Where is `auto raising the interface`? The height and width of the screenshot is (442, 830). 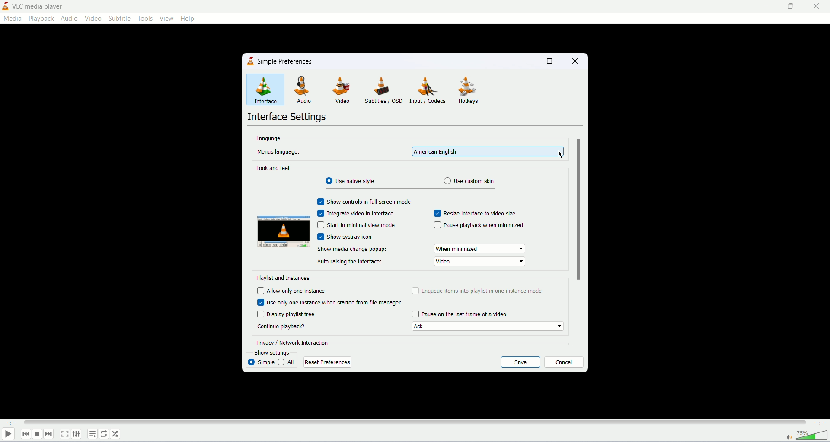 auto raising the interface is located at coordinates (349, 262).